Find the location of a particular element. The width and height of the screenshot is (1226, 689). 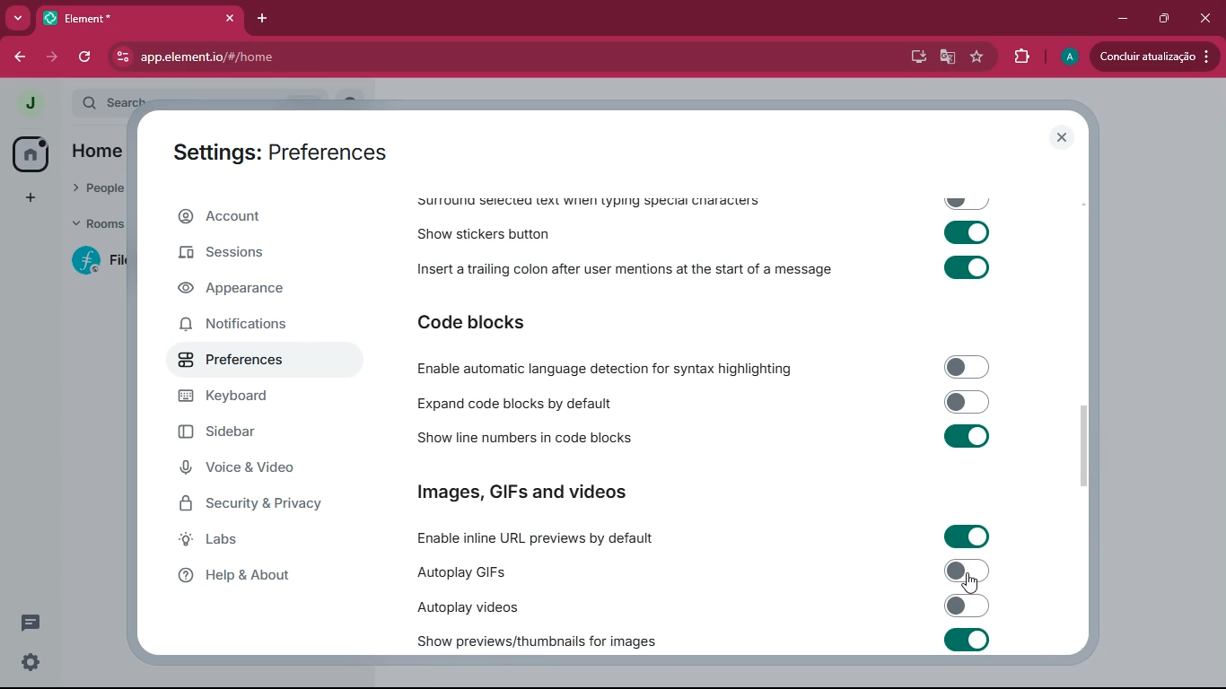

refersh is located at coordinates (86, 57).